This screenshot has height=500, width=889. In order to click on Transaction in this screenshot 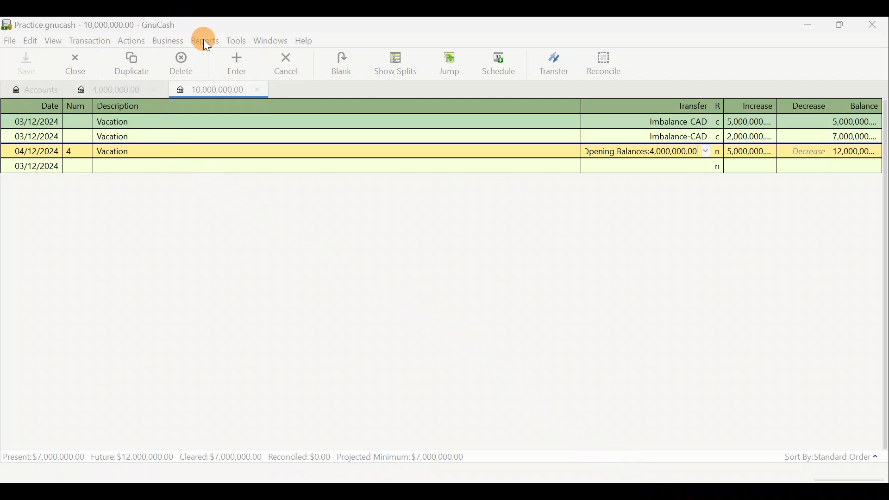, I will do `click(90, 42)`.